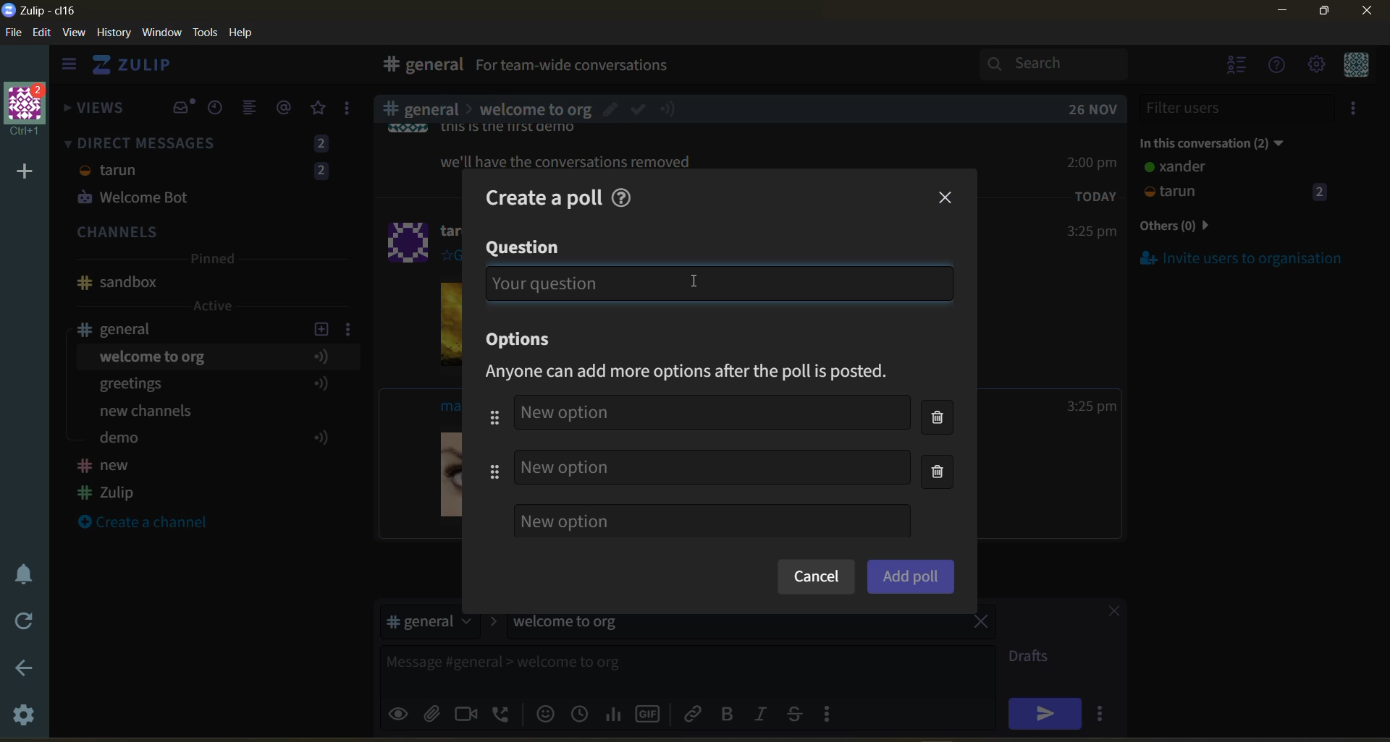 This screenshot has width=1390, height=742. What do you see at coordinates (209, 173) in the screenshot?
I see `direct messages` at bounding box center [209, 173].